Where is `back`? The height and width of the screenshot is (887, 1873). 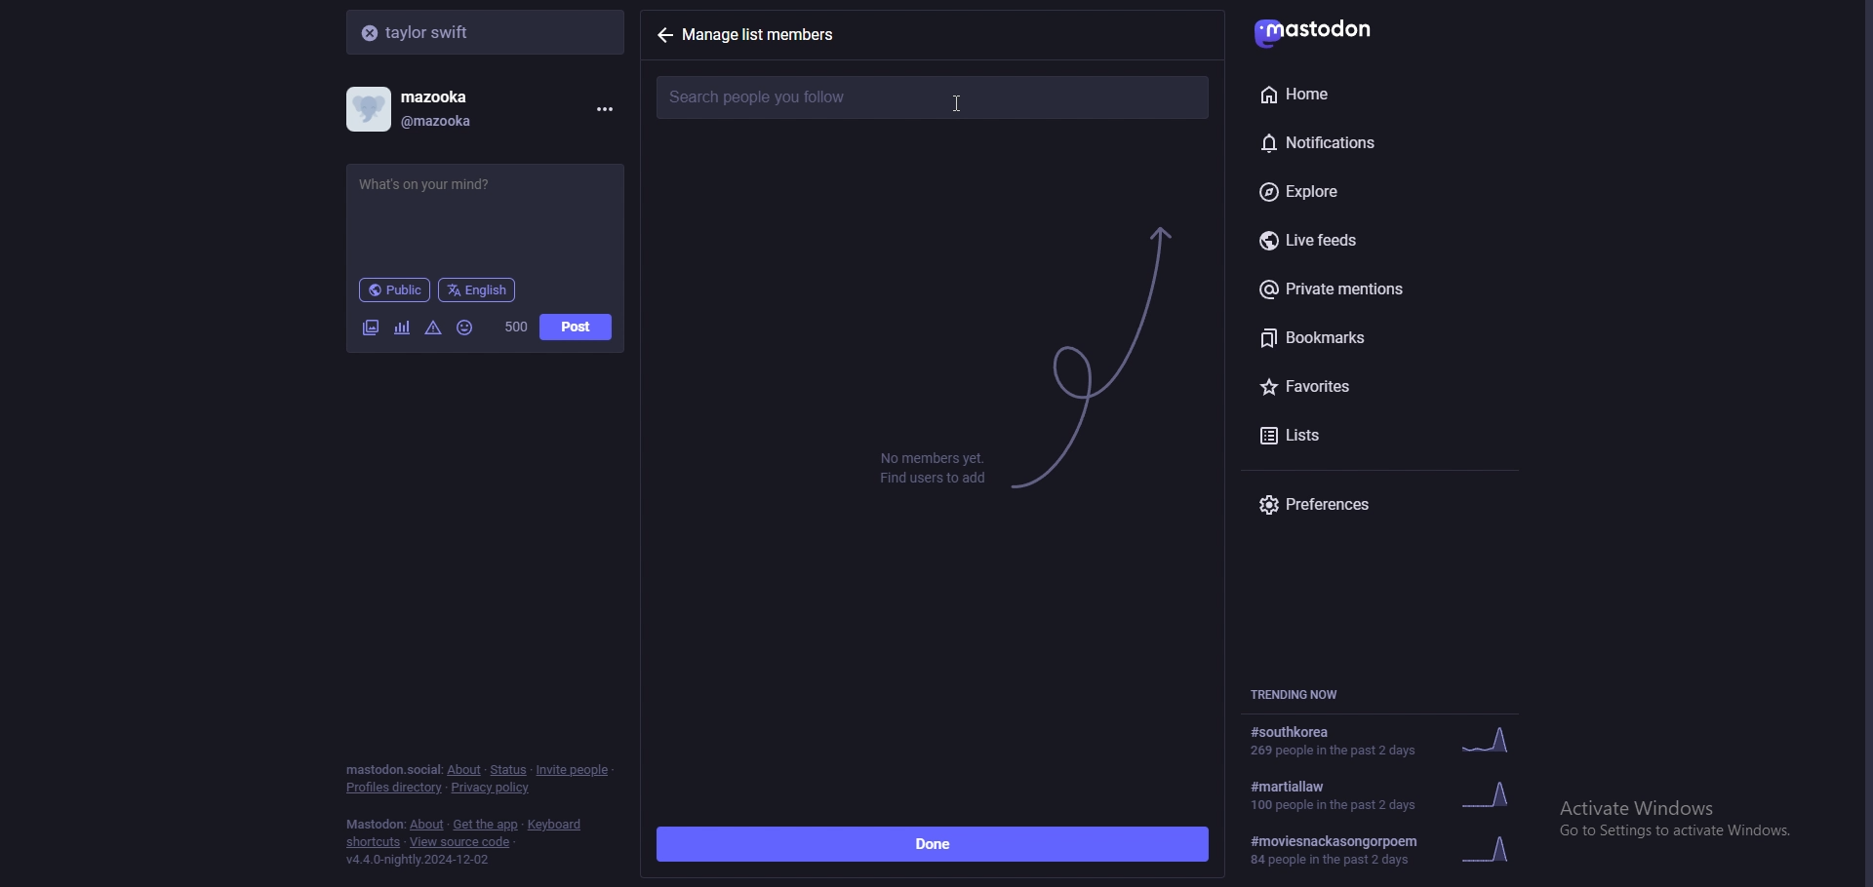 back is located at coordinates (664, 35).